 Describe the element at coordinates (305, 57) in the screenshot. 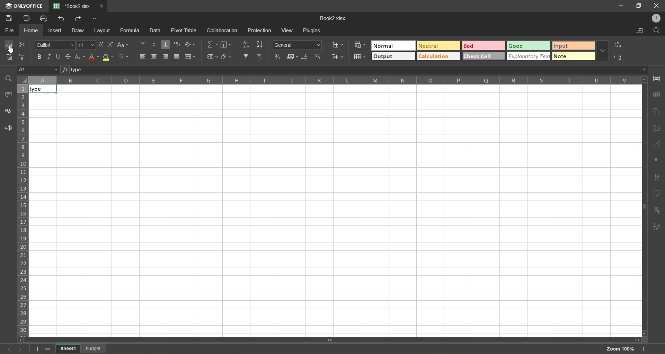

I see `decrease decimal` at that location.